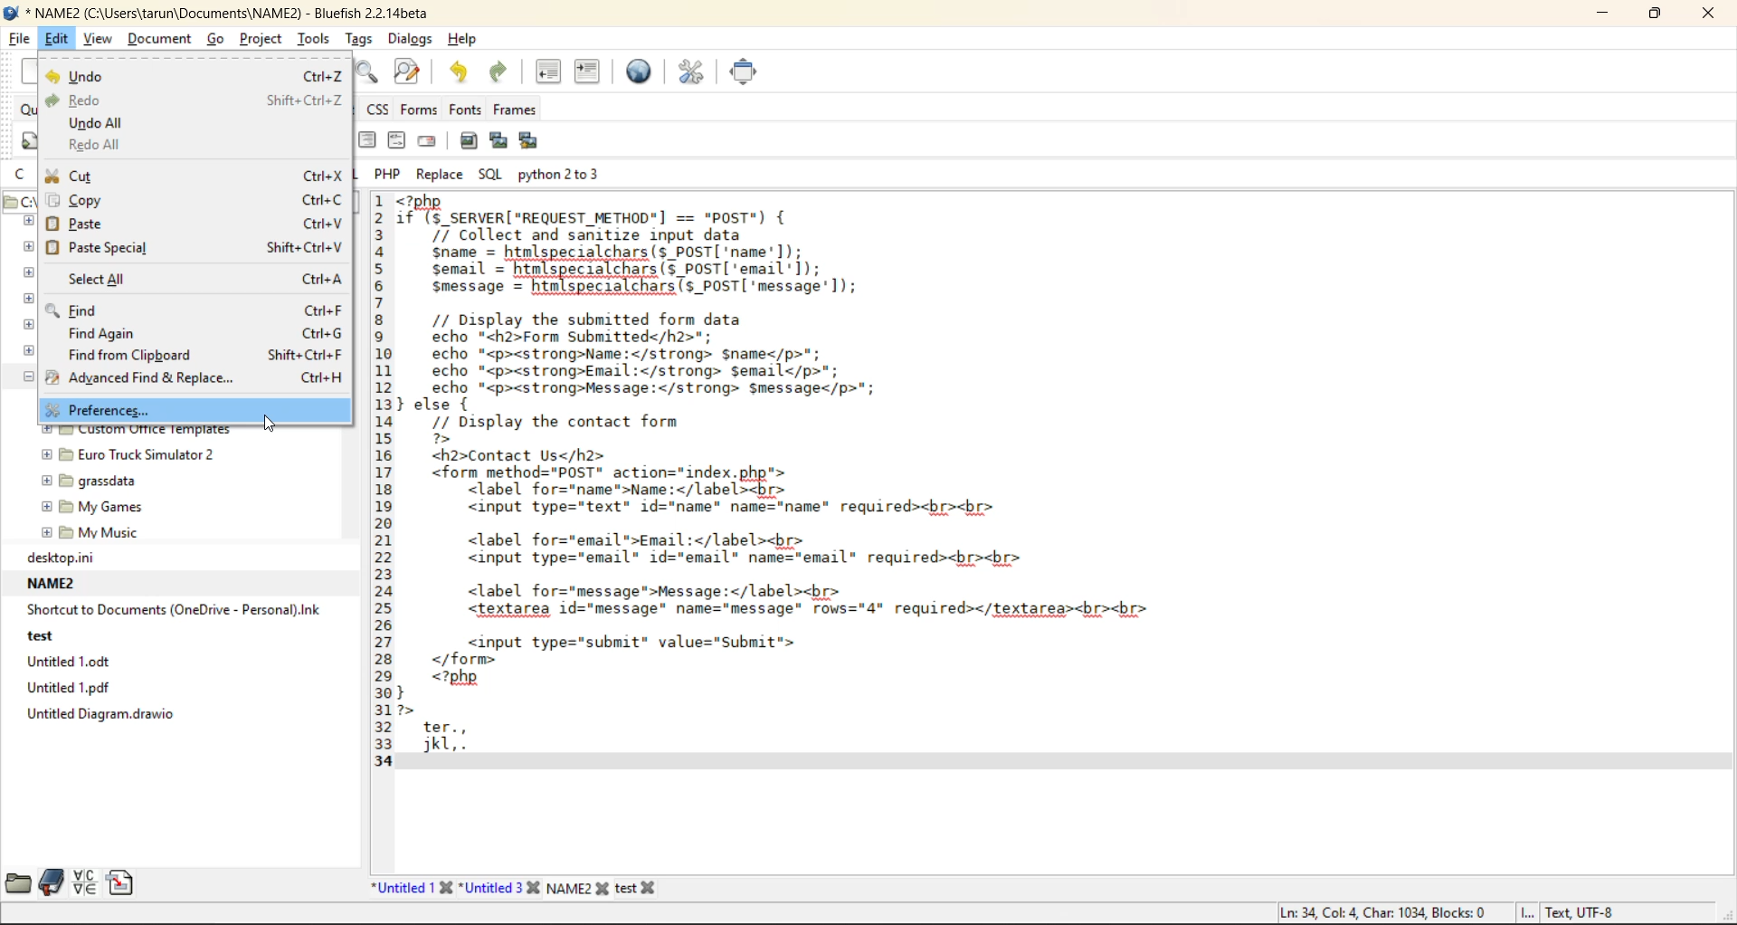 The height and width of the screenshot is (925, 1737). What do you see at coordinates (408, 71) in the screenshot?
I see `find and replace` at bounding box center [408, 71].